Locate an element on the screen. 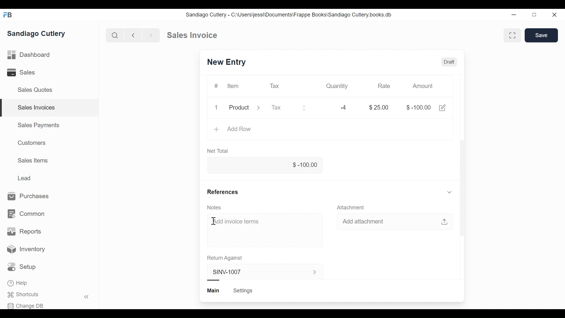 Image resolution: width=565 pixels, height=318 pixels. $-100.00 is located at coordinates (418, 107).